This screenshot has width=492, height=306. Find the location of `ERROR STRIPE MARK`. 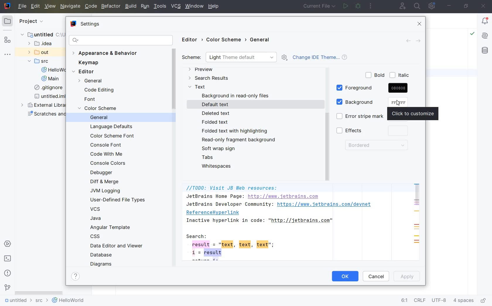

ERROR STRIPE MARK is located at coordinates (358, 117).